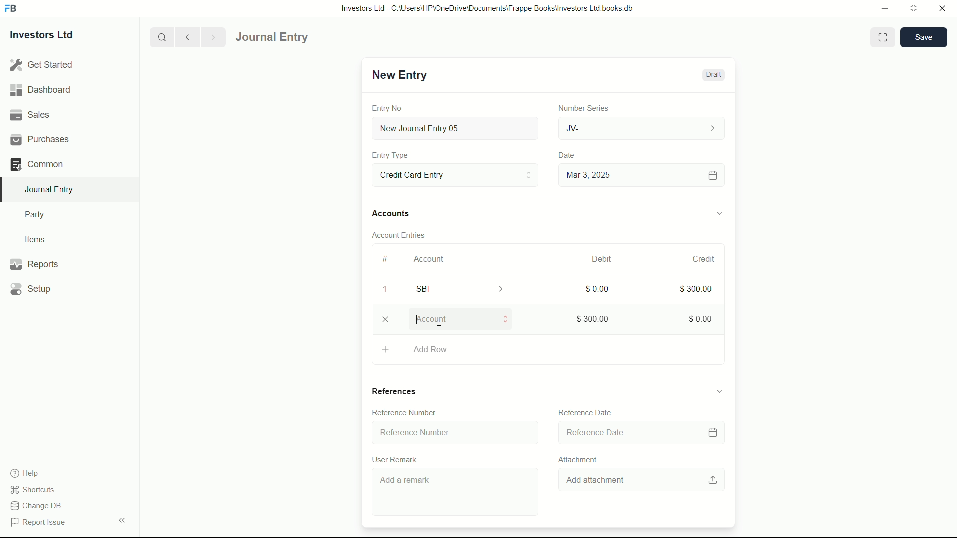 This screenshot has height=538, width=957. What do you see at coordinates (35, 490) in the screenshot?
I see `shortcuts` at bounding box center [35, 490].